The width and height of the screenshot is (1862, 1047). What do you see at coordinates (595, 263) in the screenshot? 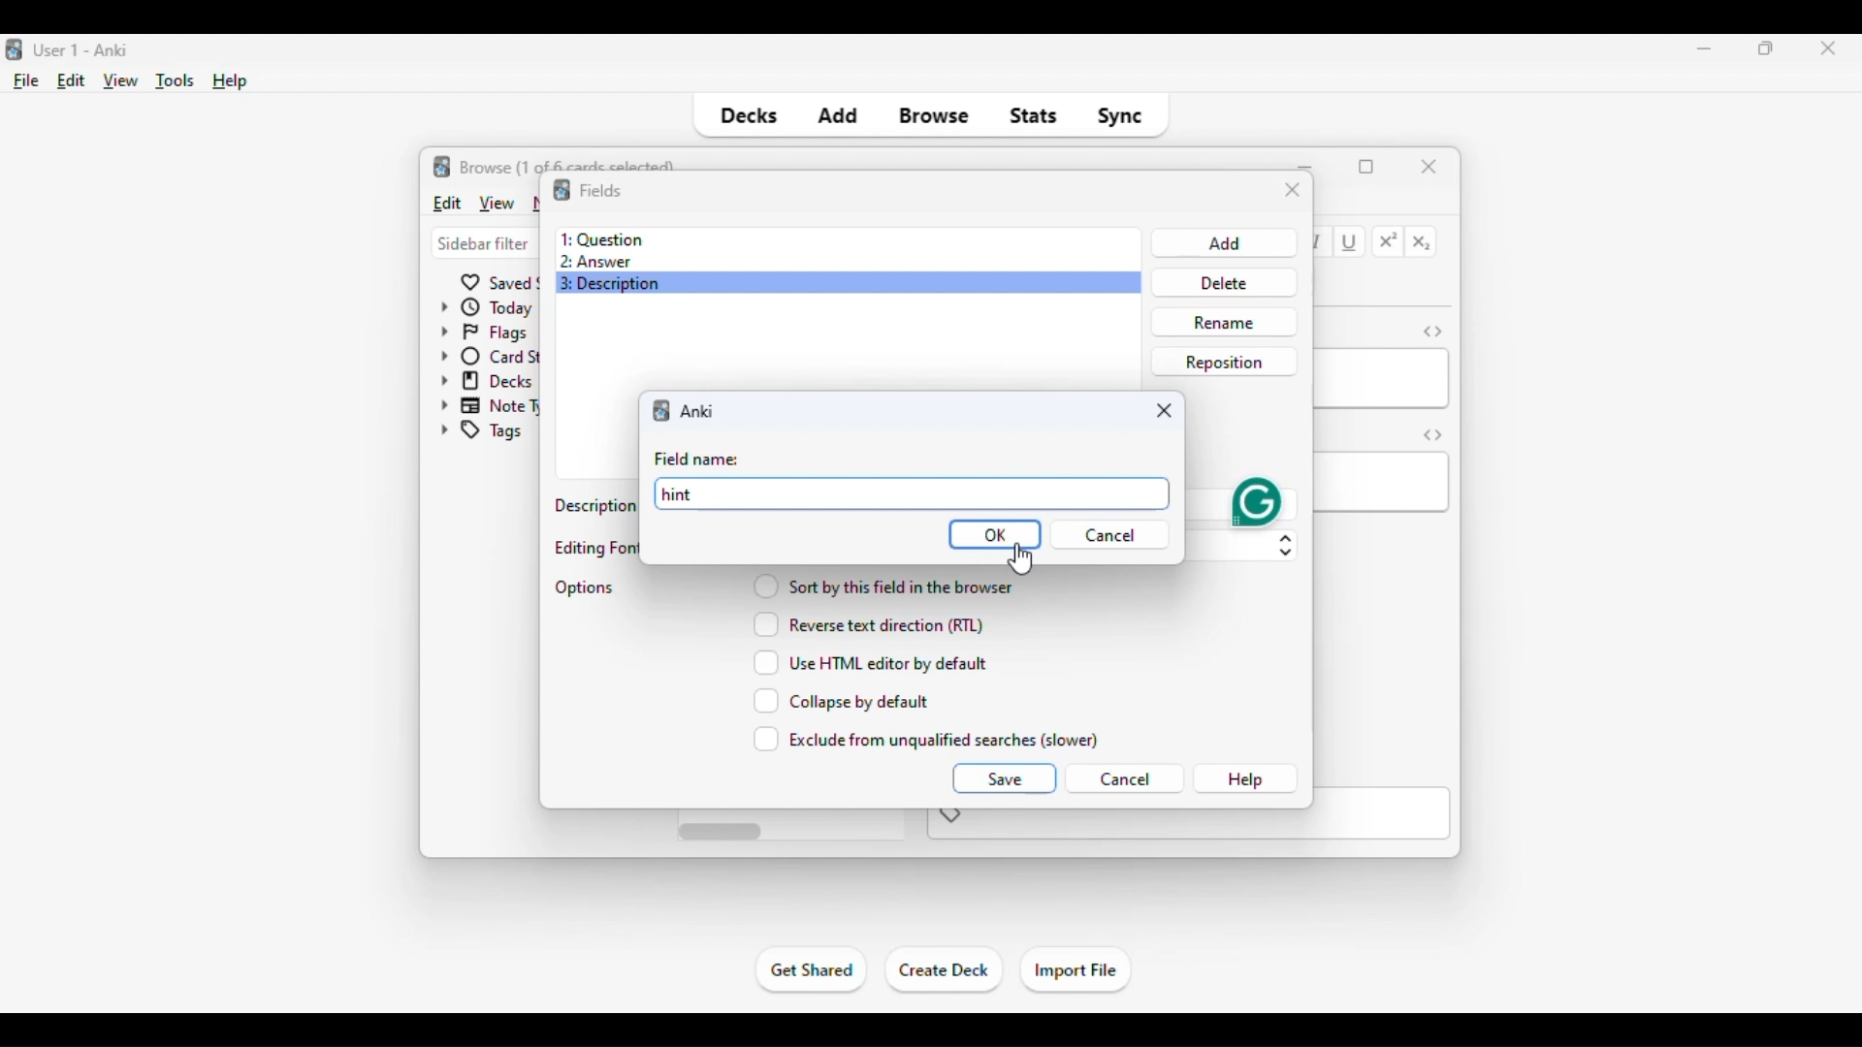
I see `2: Answer` at bounding box center [595, 263].